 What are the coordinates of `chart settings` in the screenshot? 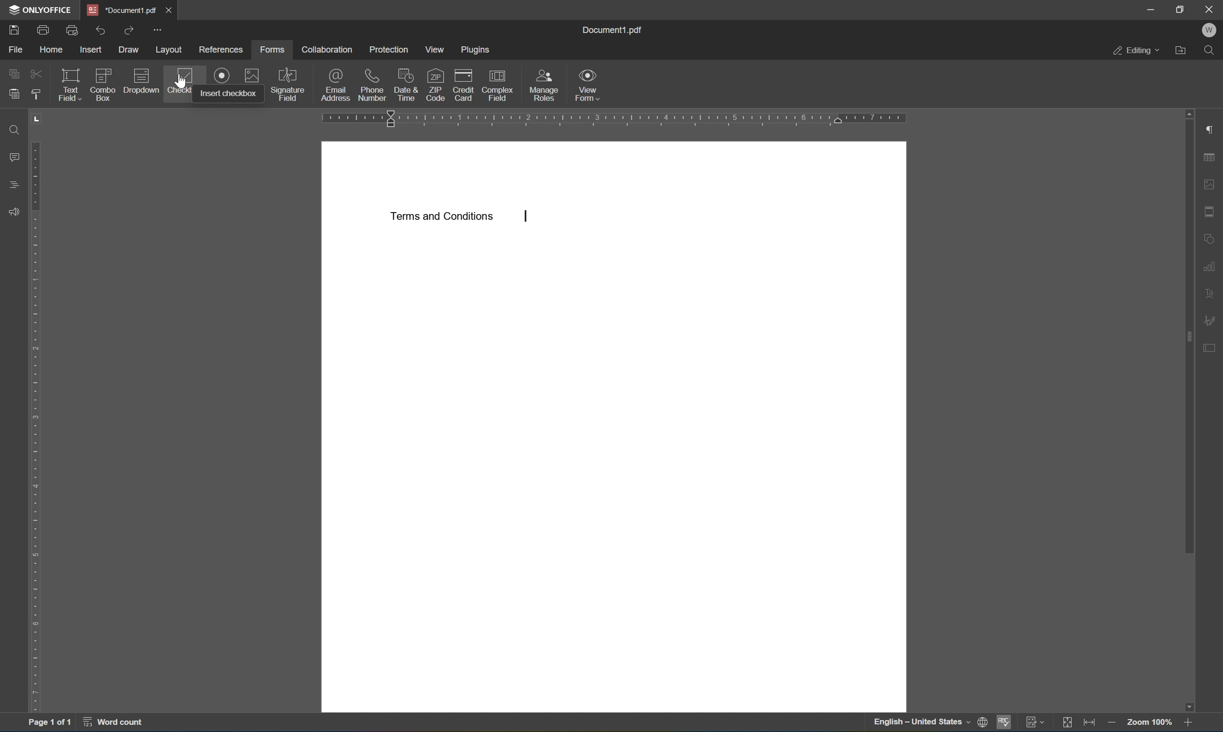 It's located at (1210, 268).